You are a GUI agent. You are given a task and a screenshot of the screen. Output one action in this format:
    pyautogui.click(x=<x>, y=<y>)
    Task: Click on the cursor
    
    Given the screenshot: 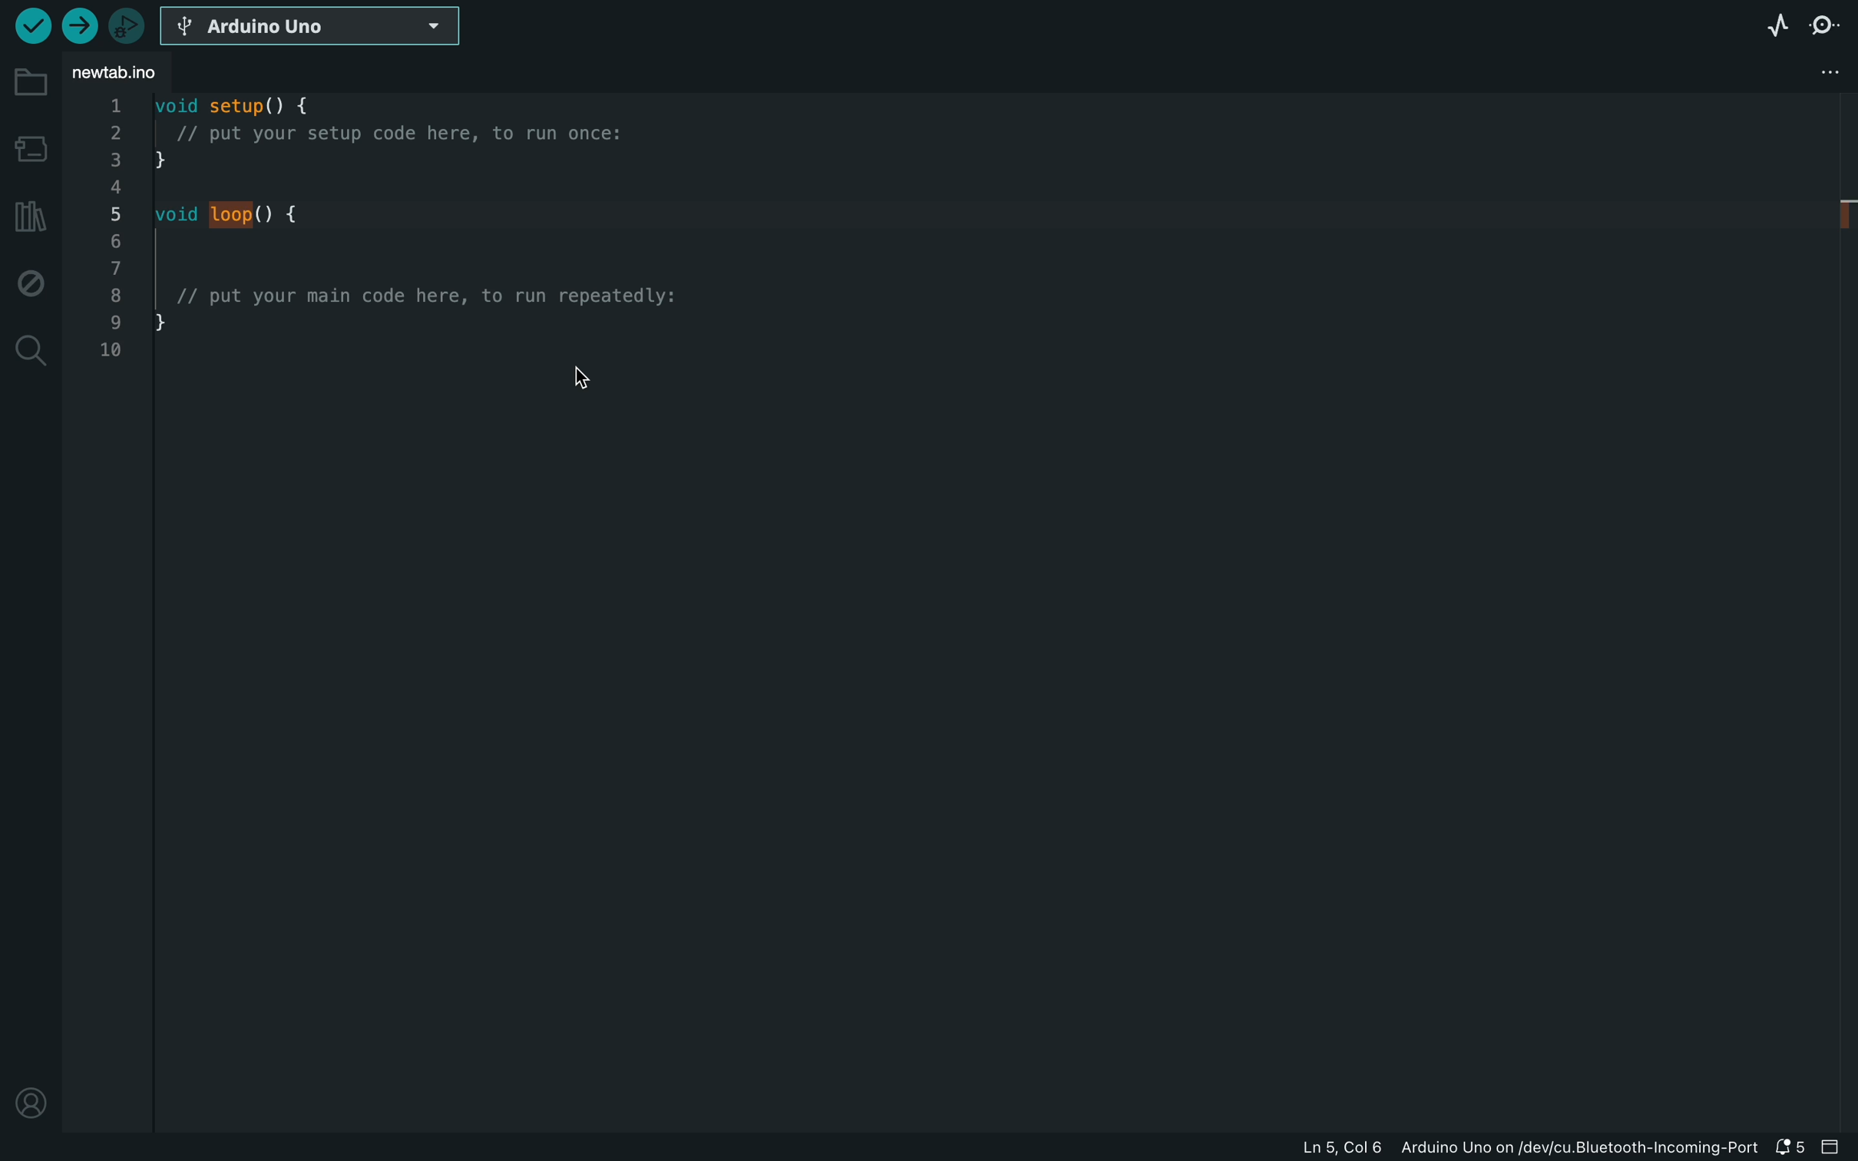 What is the action you would take?
    pyautogui.click(x=590, y=375)
    